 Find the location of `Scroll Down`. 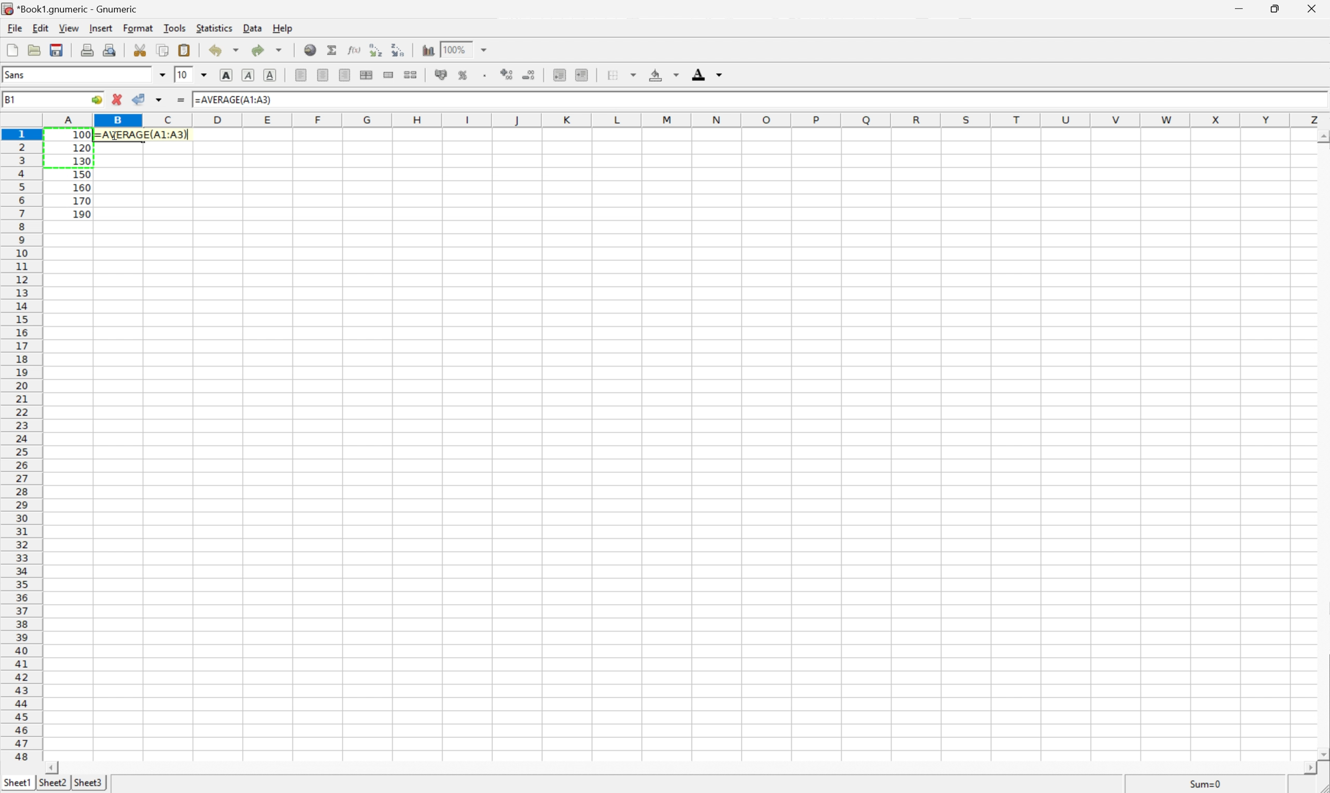

Scroll Down is located at coordinates (1321, 752).